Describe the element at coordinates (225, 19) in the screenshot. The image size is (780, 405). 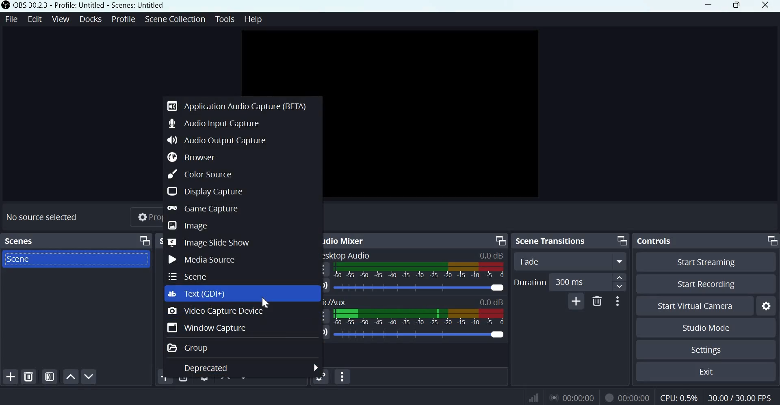
I see `Tools` at that location.